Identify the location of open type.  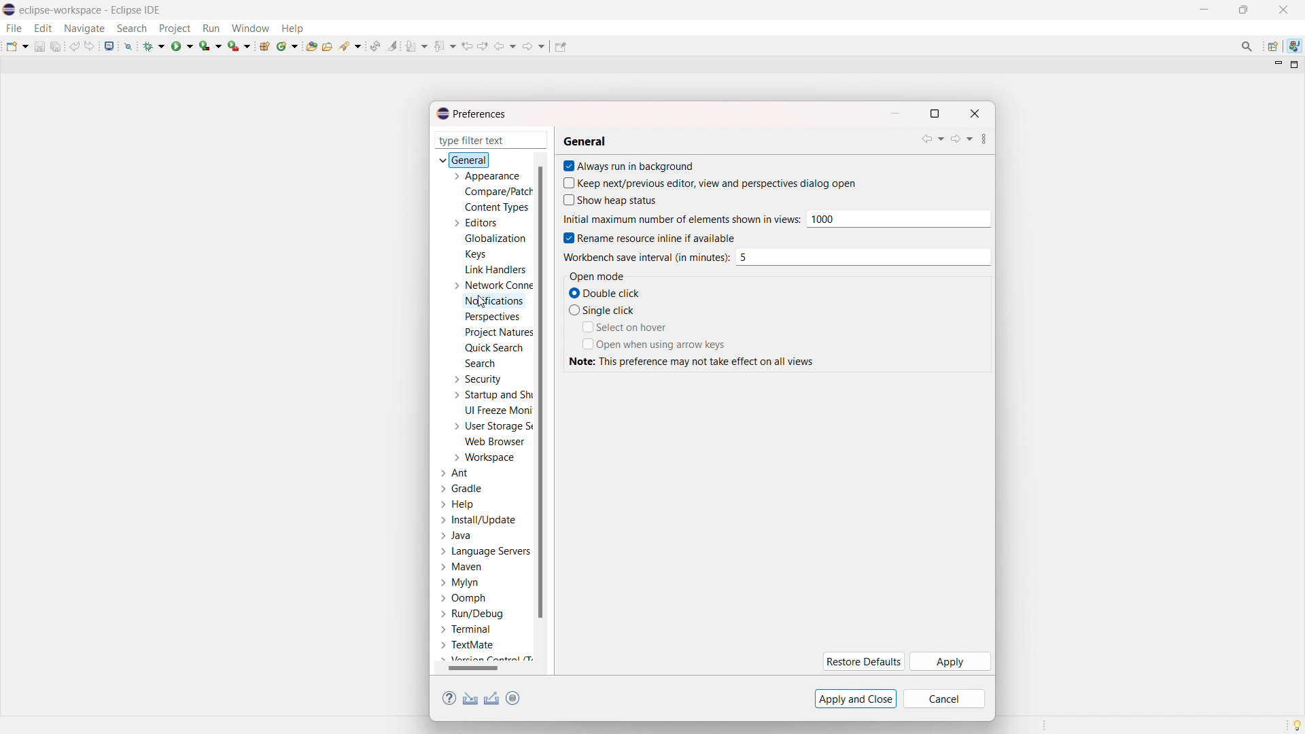
(311, 45).